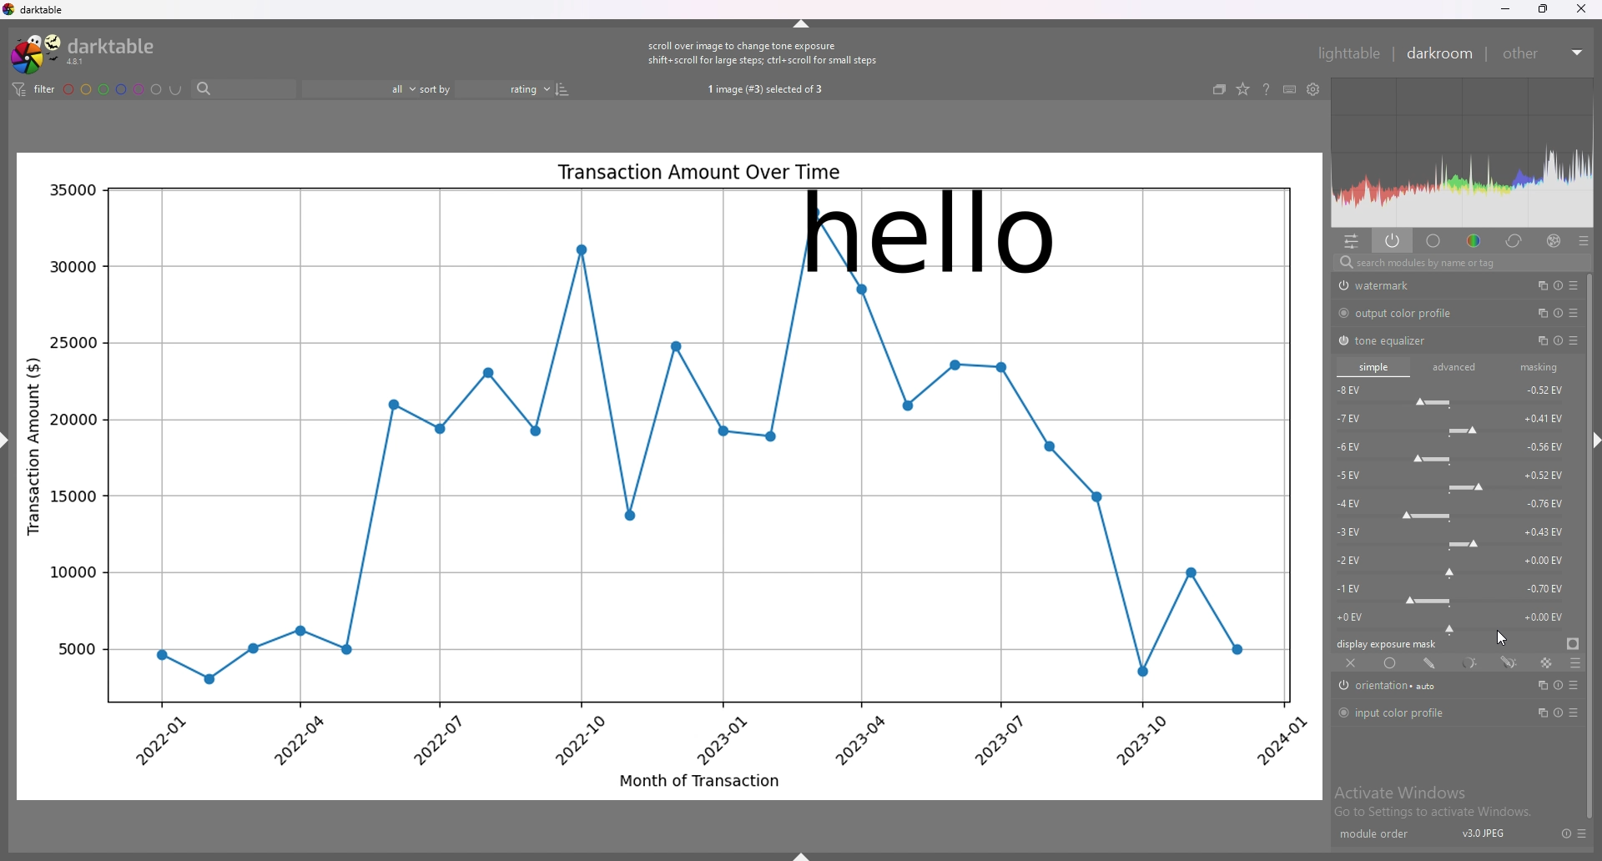 The height and width of the screenshot is (861, 1602). I want to click on switch off/on, so click(1343, 712).